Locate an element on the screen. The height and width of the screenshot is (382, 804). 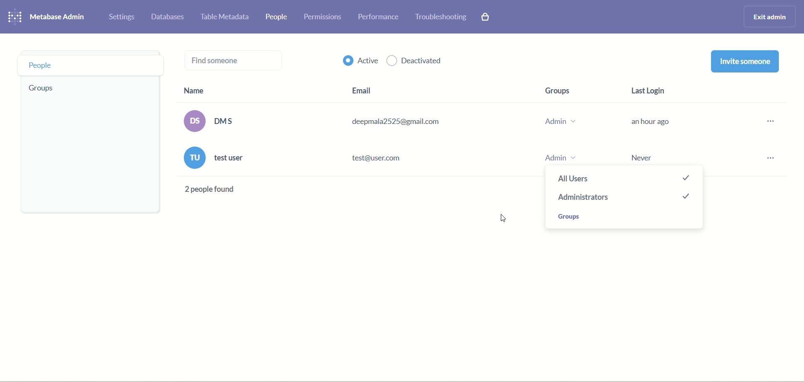
exit admin is located at coordinates (770, 15).